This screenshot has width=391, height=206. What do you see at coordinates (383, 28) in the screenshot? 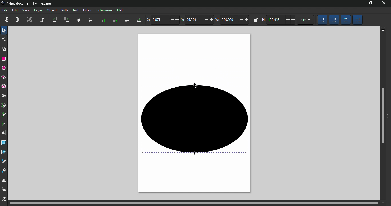
I see `display options` at bounding box center [383, 28].